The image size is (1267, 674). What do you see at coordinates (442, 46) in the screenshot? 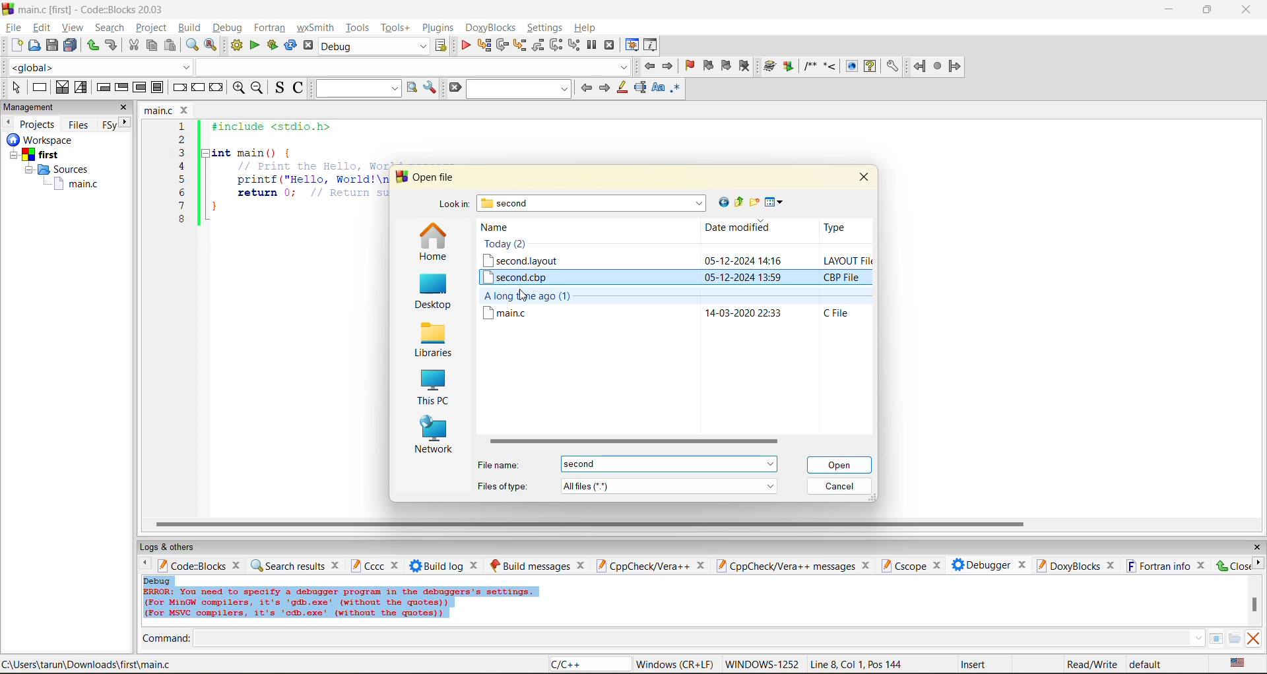
I see `show the select target dialog` at bounding box center [442, 46].